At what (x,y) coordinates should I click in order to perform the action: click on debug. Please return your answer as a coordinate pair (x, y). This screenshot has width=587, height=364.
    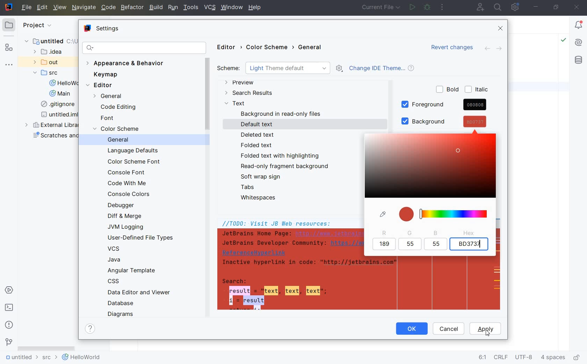
    Looking at the image, I should click on (427, 7).